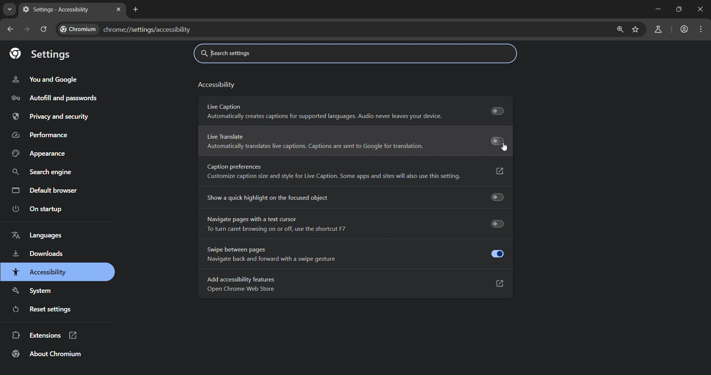 This screenshot has width=711, height=375. Describe the element at coordinates (48, 354) in the screenshot. I see `about chromium` at that location.